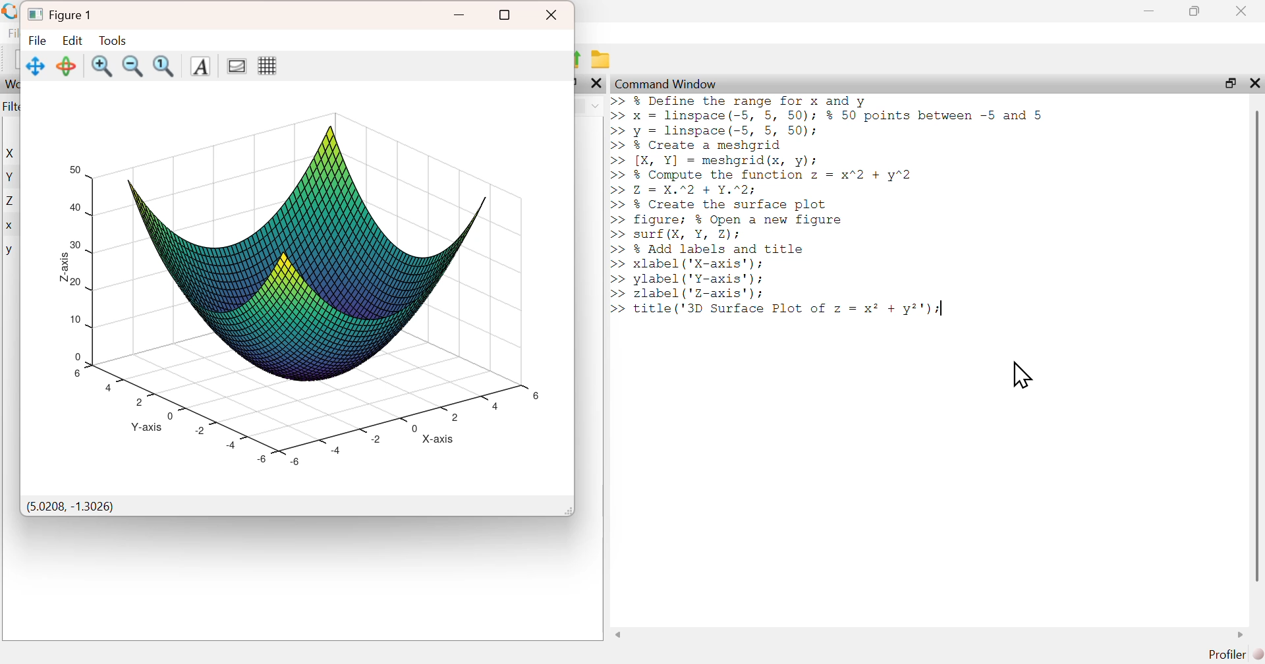 This screenshot has width=1265, height=664. Describe the element at coordinates (38, 40) in the screenshot. I see `File` at that location.